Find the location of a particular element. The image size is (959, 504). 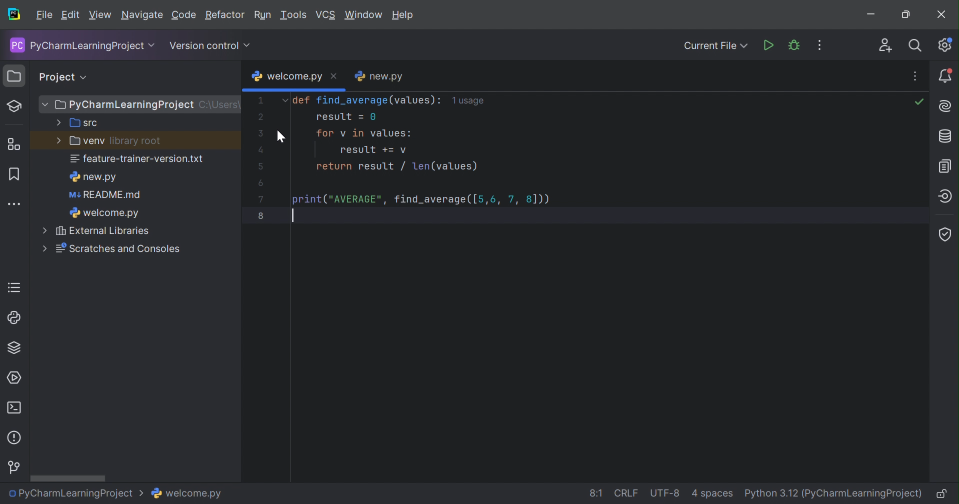

Close is located at coordinates (334, 76).